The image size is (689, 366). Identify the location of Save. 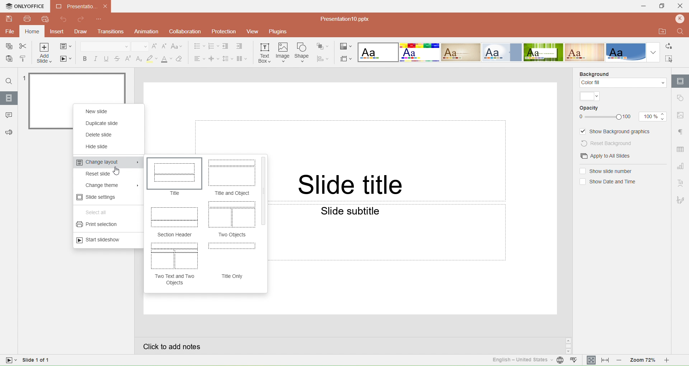
(7, 47).